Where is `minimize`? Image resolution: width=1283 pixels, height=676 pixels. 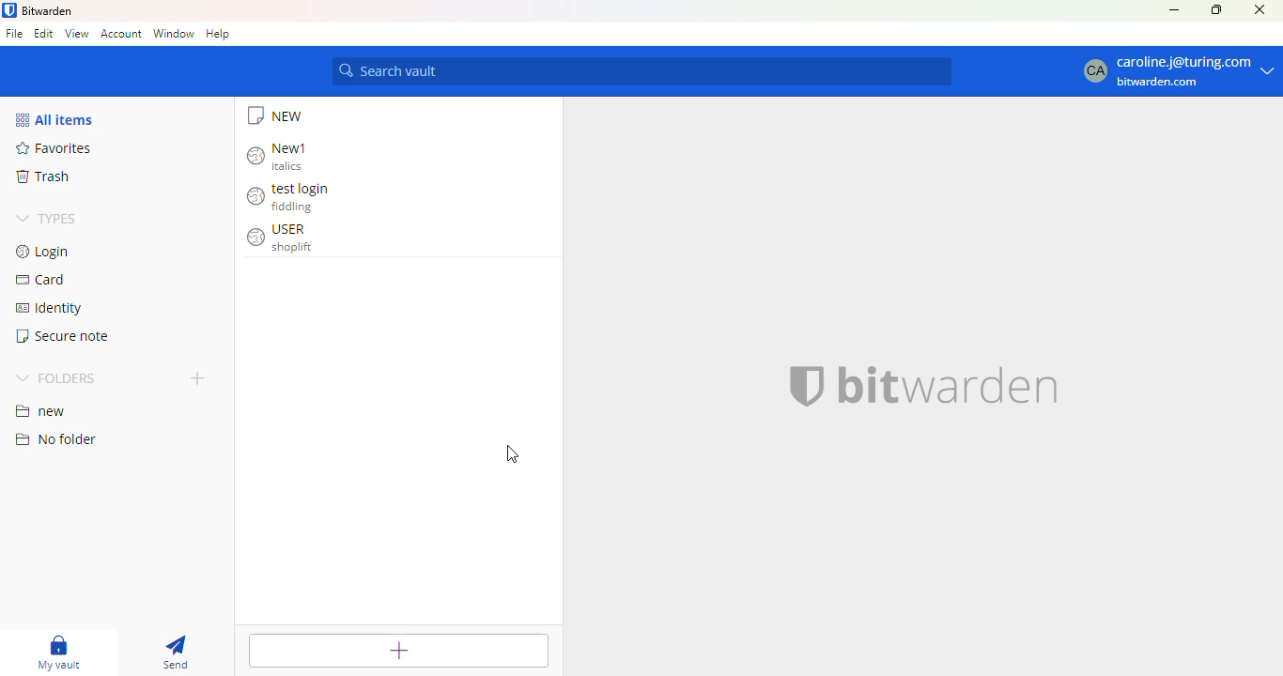
minimize is located at coordinates (1174, 10).